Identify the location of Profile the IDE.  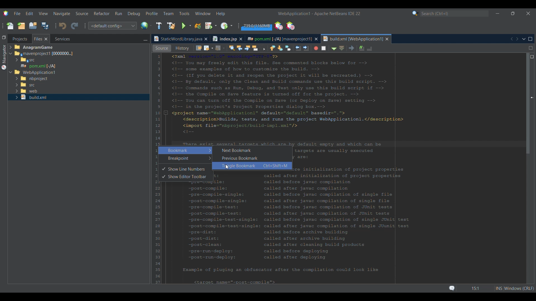
(279, 26).